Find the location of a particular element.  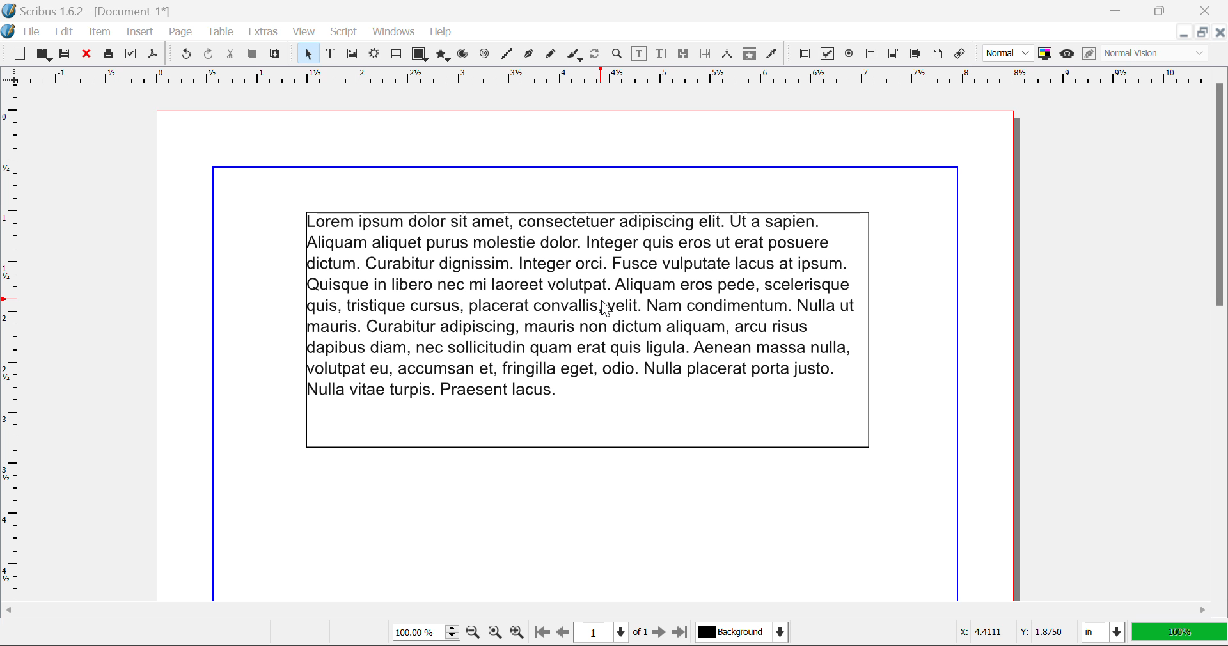

Redo is located at coordinates (209, 56).